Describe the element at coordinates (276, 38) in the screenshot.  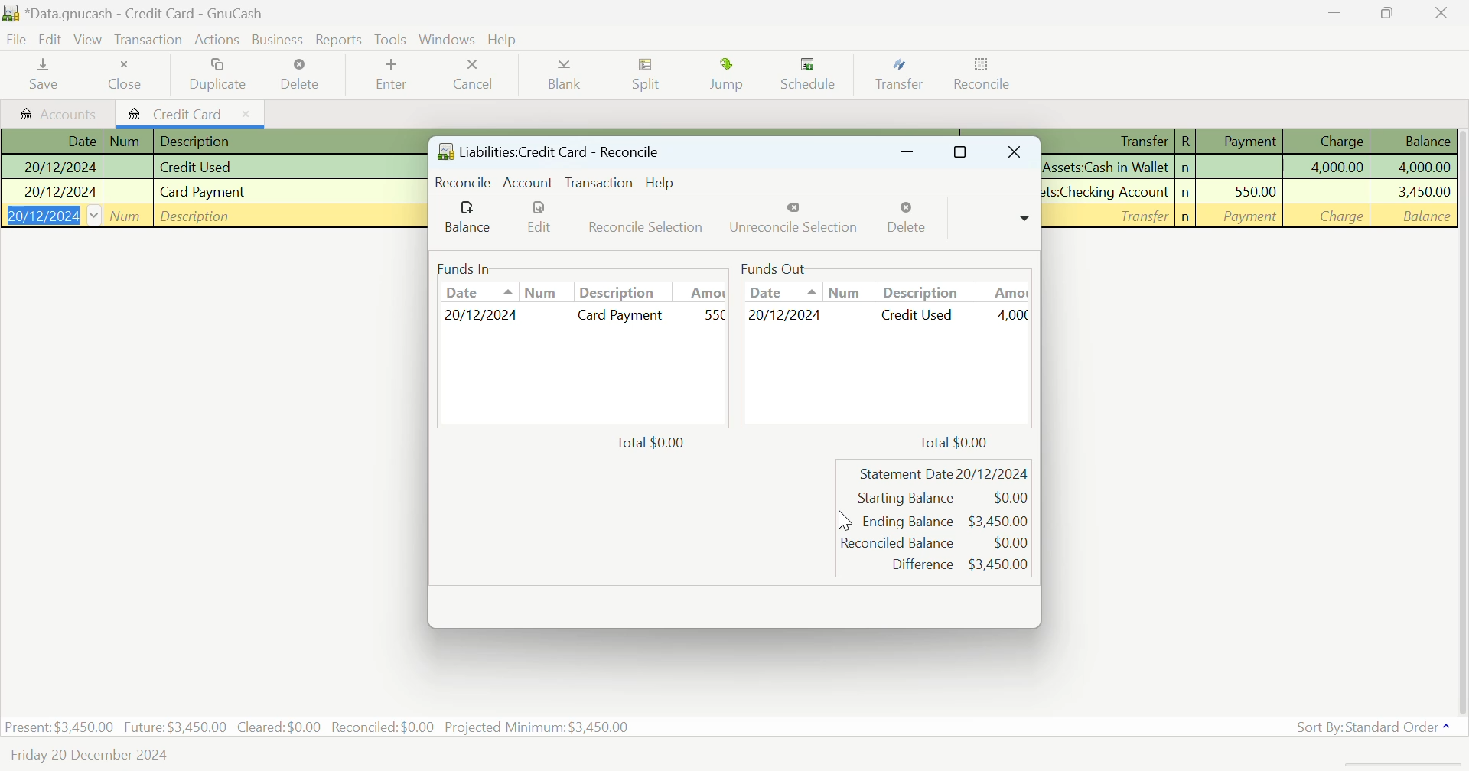
I see `Business` at that location.